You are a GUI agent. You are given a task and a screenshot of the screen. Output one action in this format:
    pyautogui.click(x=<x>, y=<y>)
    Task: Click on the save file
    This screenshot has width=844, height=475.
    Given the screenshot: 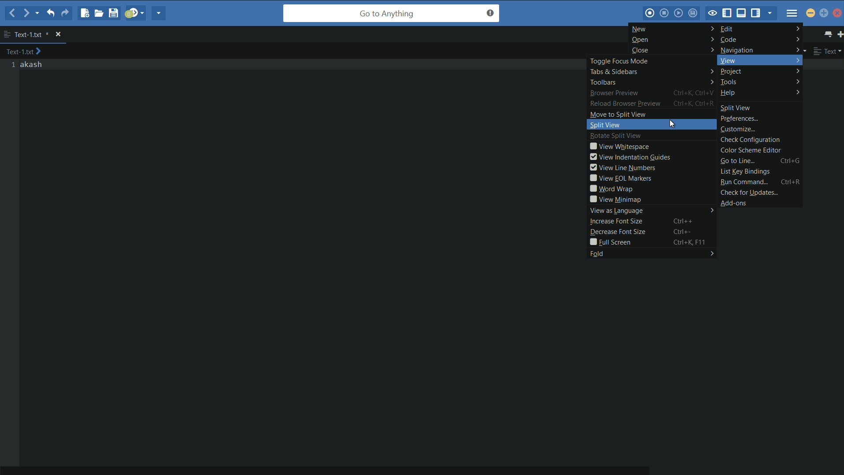 What is the action you would take?
    pyautogui.click(x=115, y=13)
    